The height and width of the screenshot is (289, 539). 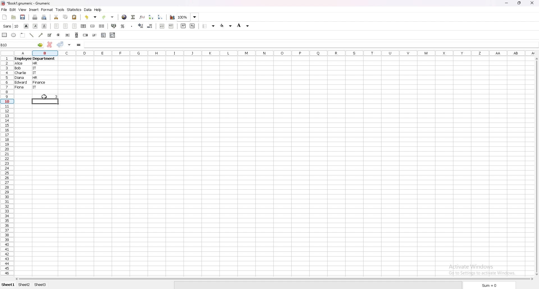 I want to click on Bob, so click(x=17, y=69).